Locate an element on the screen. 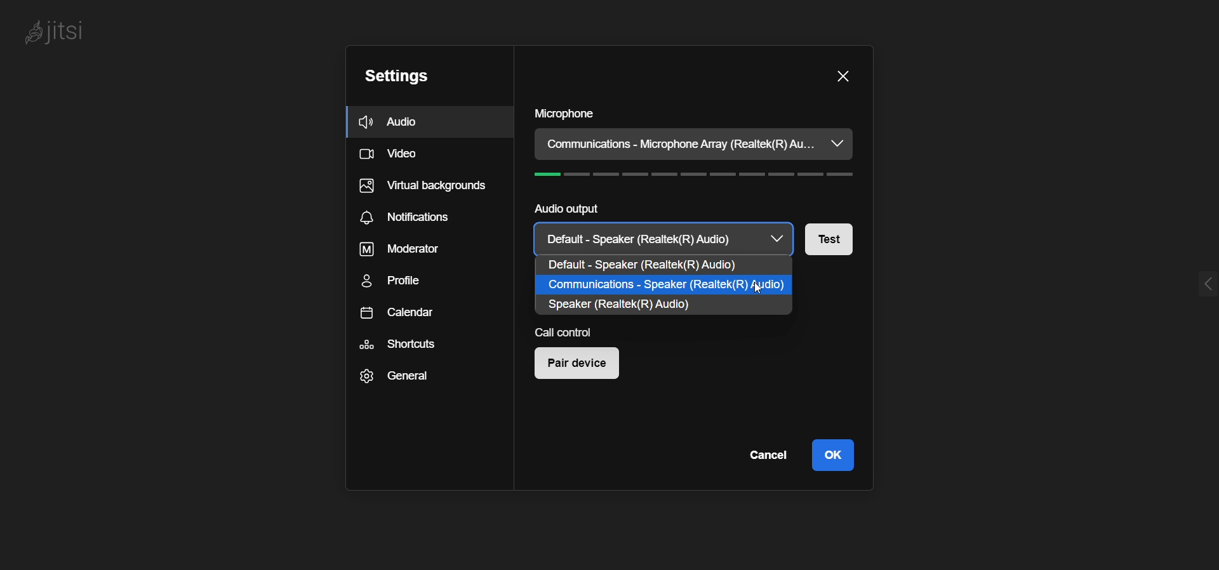 The height and width of the screenshot is (570, 1219). notifications is located at coordinates (406, 220).